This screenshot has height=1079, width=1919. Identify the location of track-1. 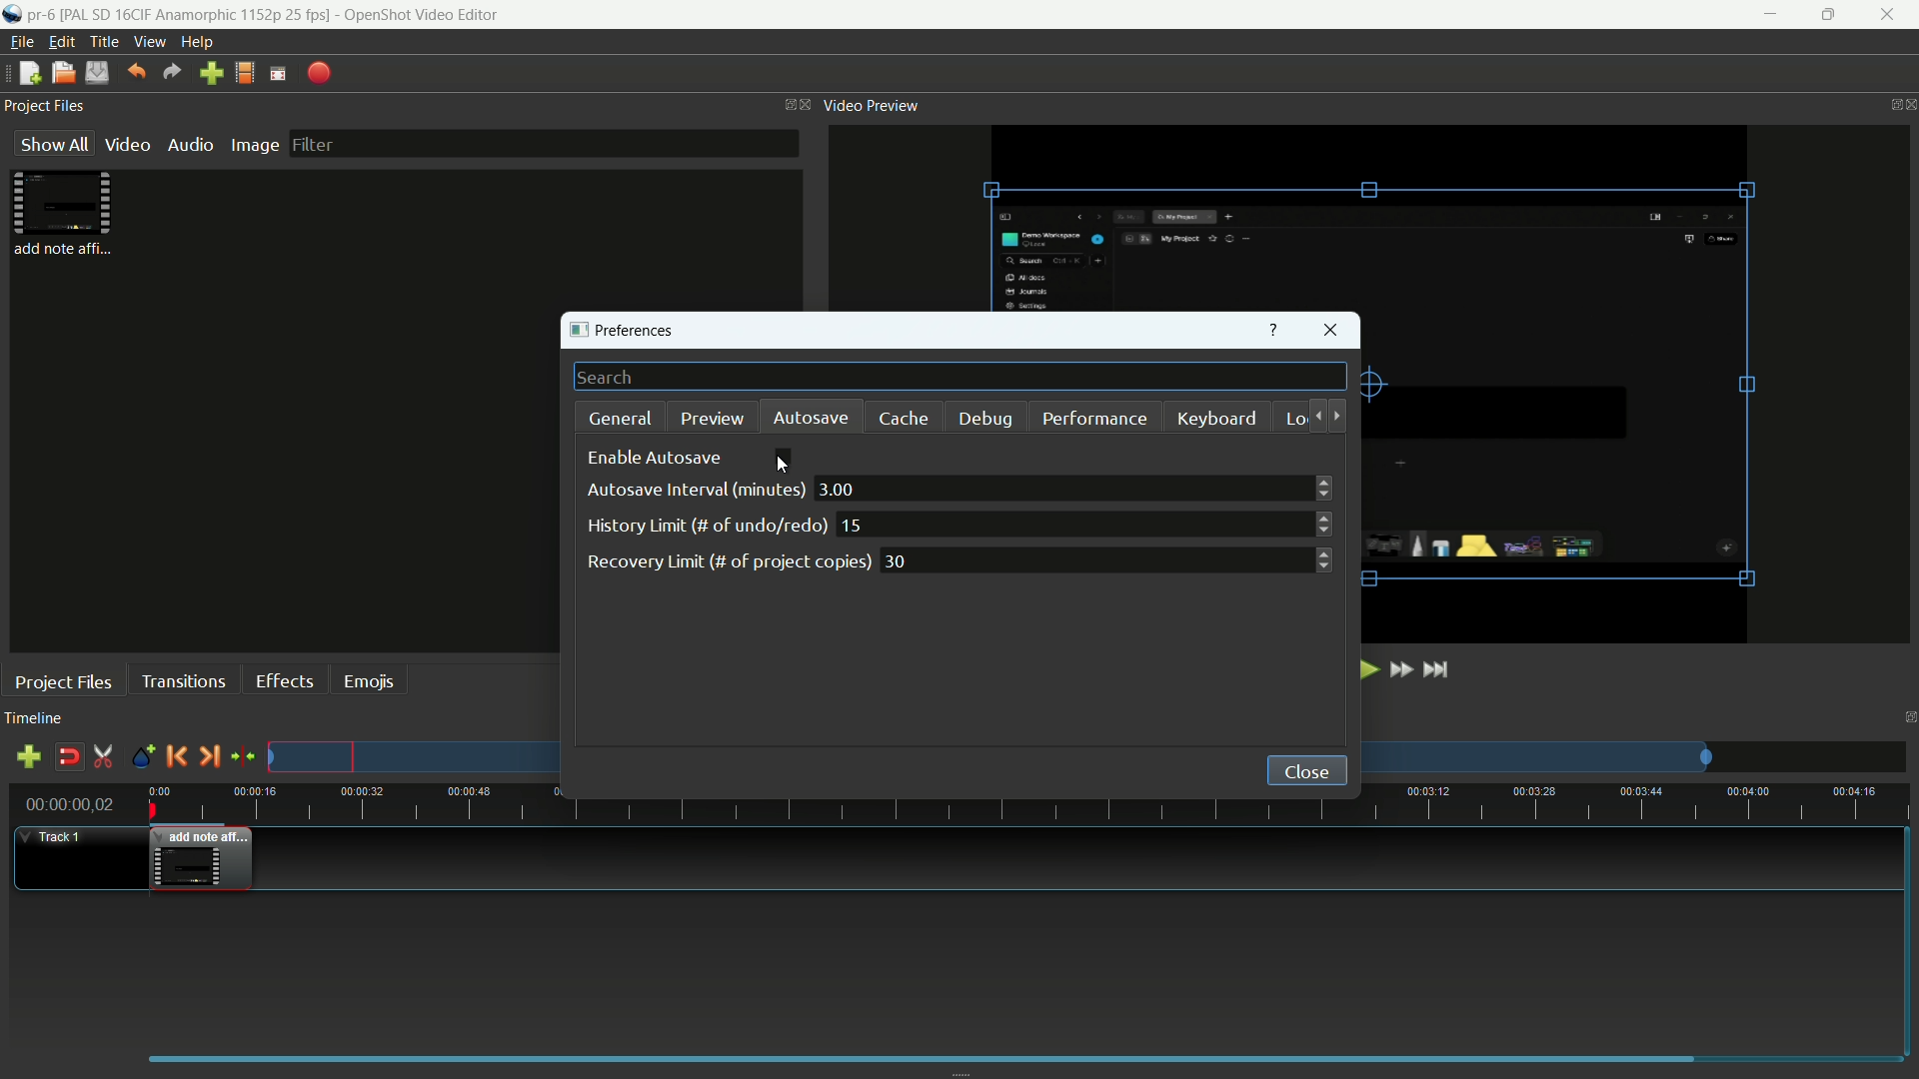
(63, 837).